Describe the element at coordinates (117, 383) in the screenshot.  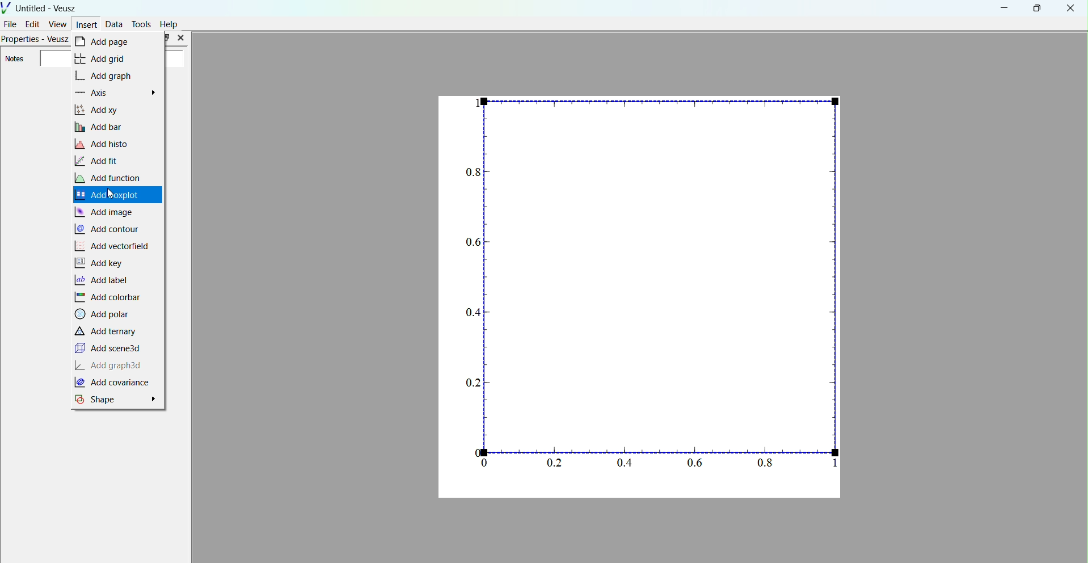
I see `Add covariance` at that location.